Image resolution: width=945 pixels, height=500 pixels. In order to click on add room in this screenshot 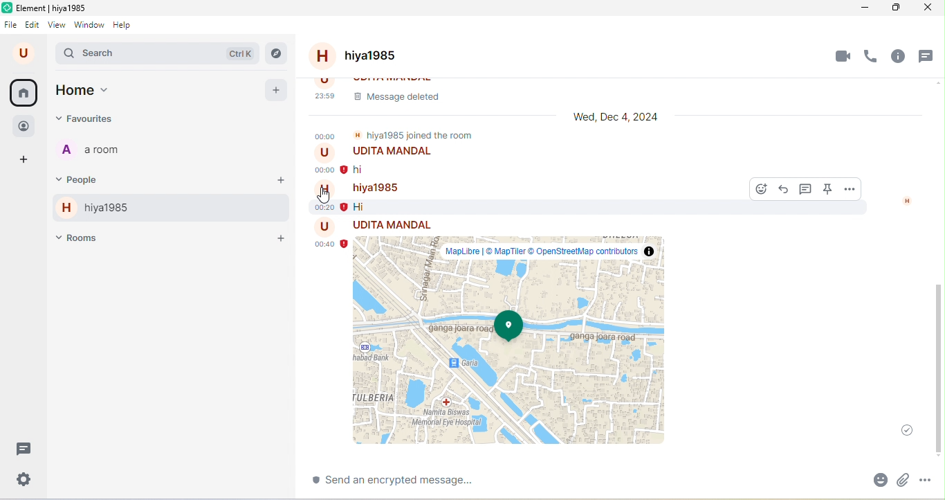, I will do `click(279, 238)`.